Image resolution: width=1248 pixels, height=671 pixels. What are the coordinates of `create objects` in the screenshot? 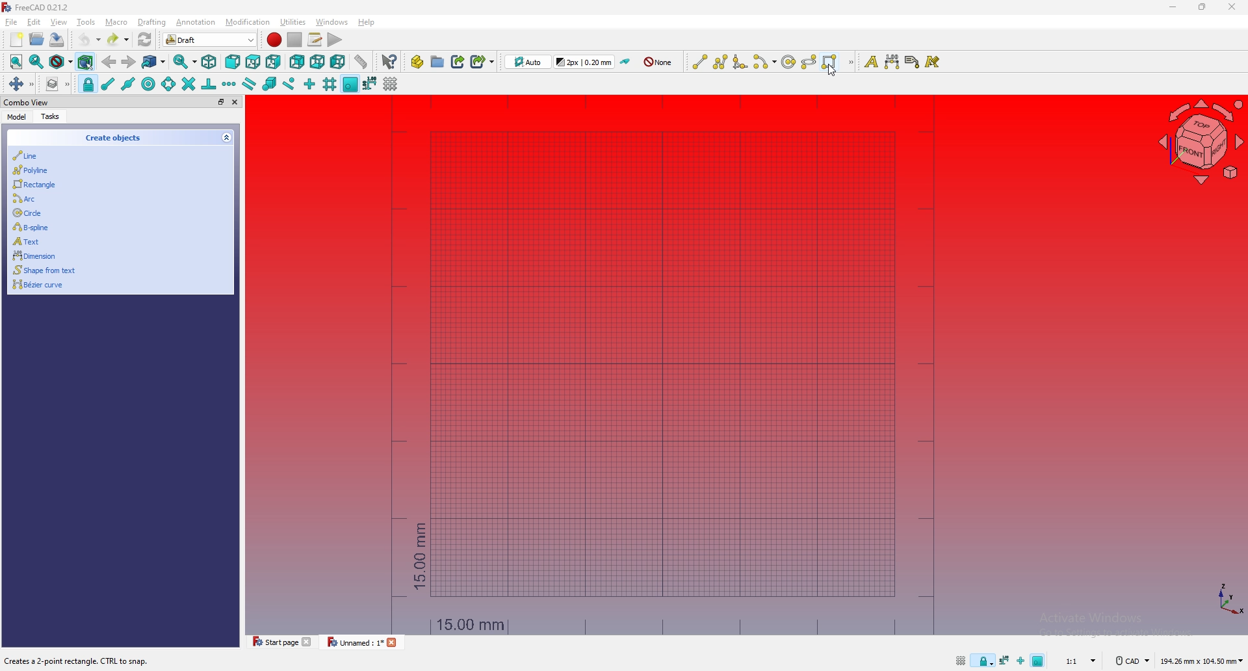 It's located at (114, 138).